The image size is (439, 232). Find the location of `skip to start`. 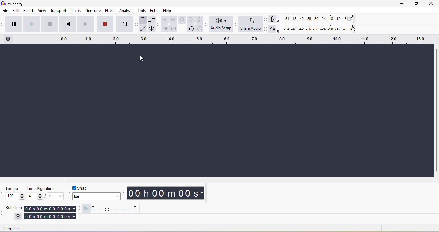

skip to start is located at coordinates (68, 23).